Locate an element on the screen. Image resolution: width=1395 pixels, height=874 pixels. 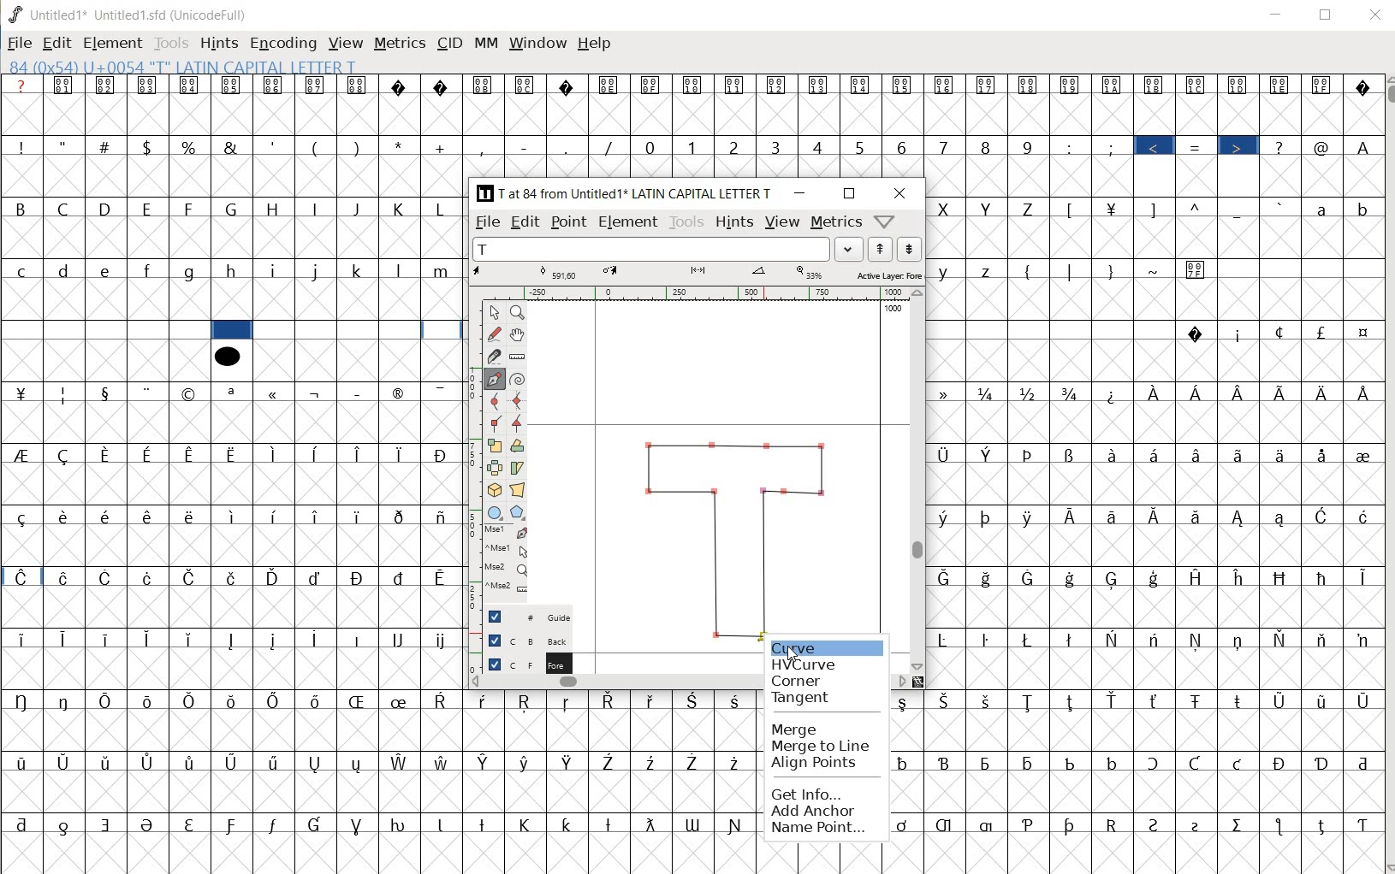
0 is located at coordinates (652, 147).